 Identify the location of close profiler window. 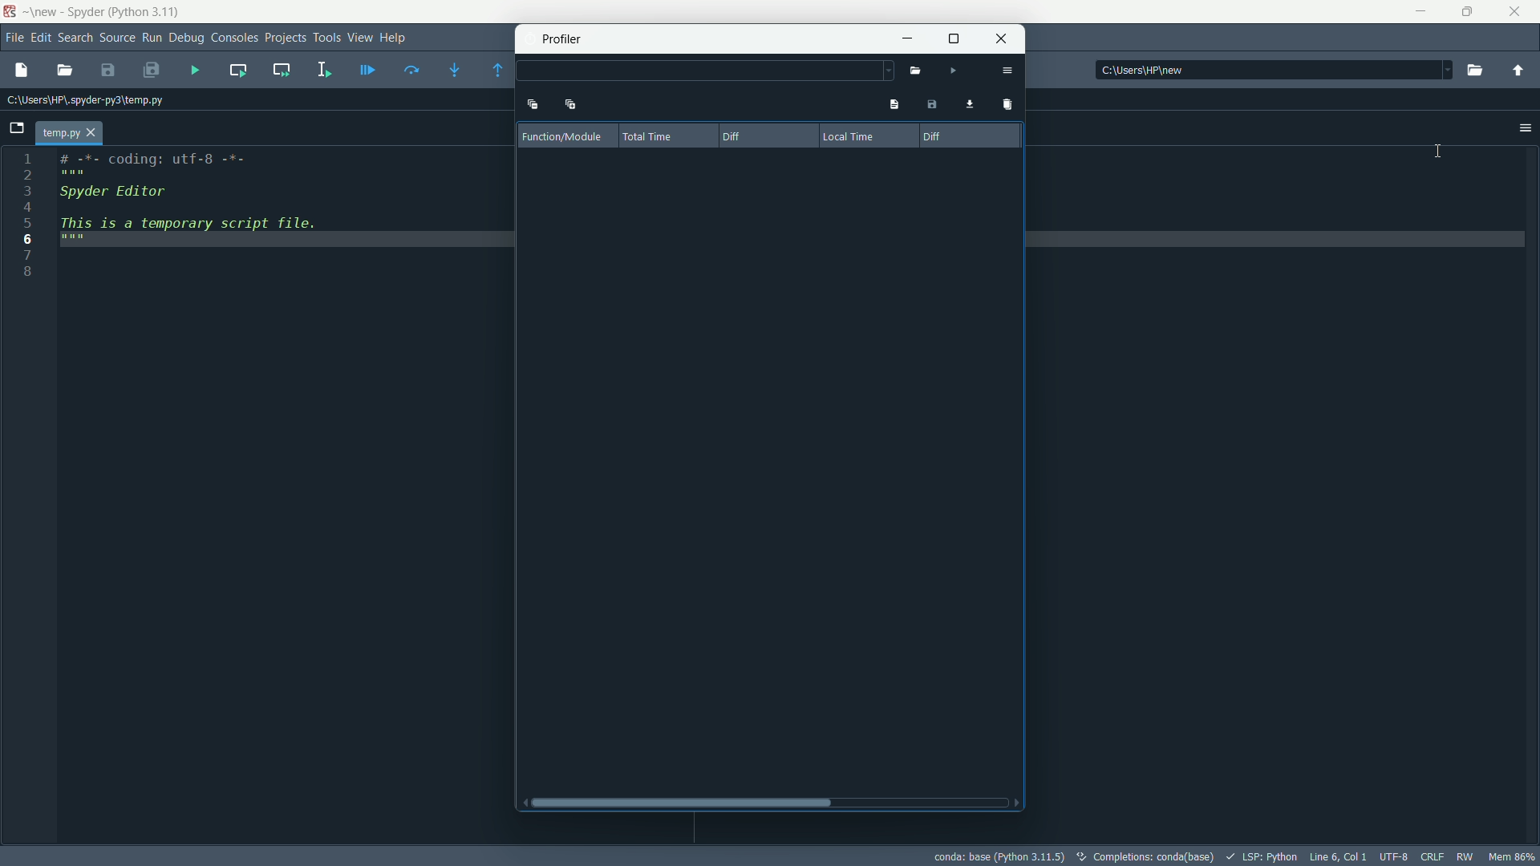
(1002, 39).